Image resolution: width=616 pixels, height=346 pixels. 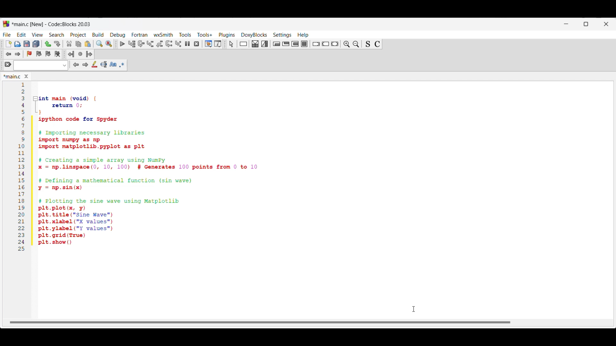 I want to click on Selection, so click(x=265, y=44).